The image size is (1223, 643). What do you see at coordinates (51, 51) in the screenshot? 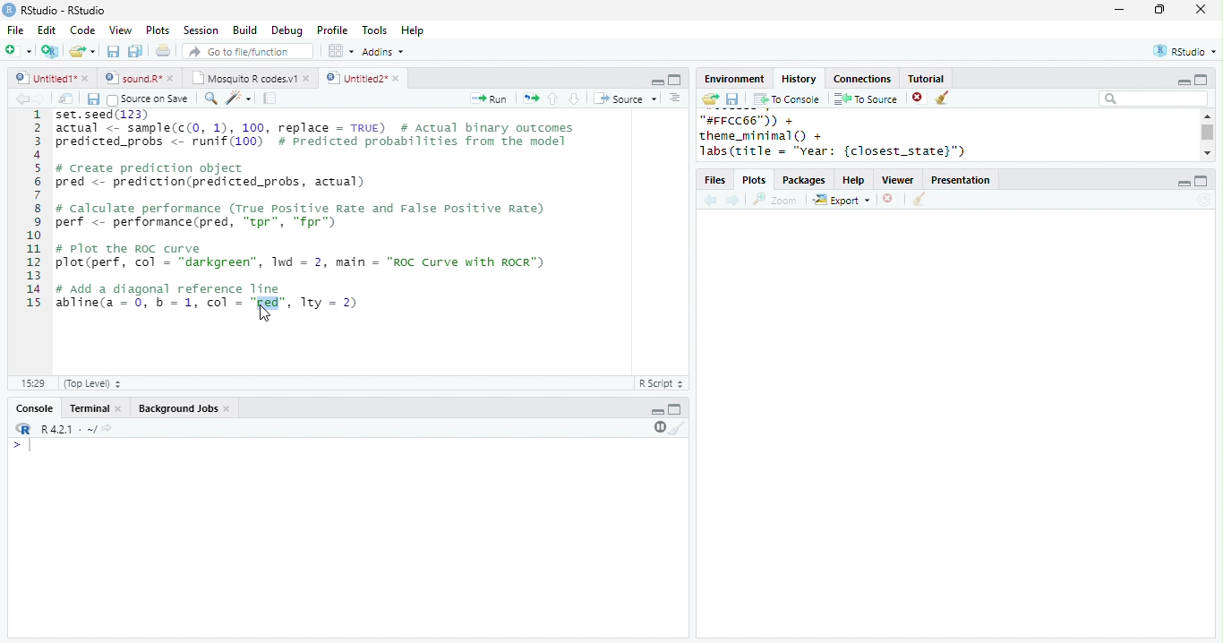
I see `new project` at bounding box center [51, 51].